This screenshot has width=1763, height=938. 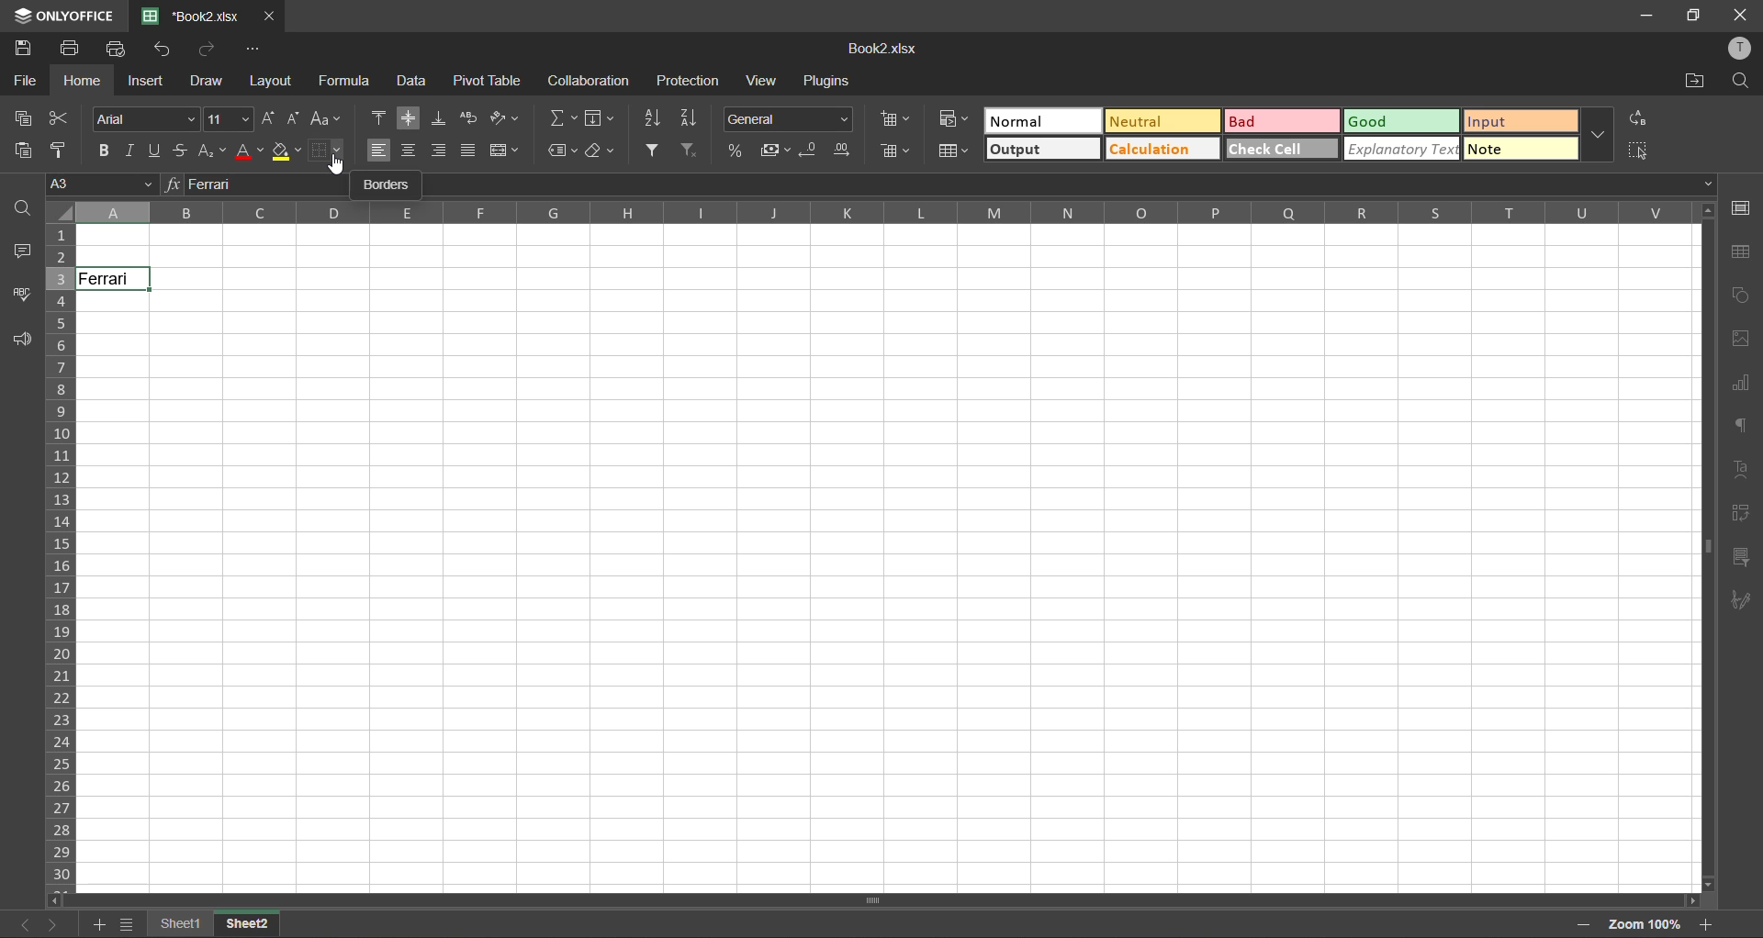 What do you see at coordinates (254, 49) in the screenshot?
I see `customize quick access toolbar` at bounding box center [254, 49].